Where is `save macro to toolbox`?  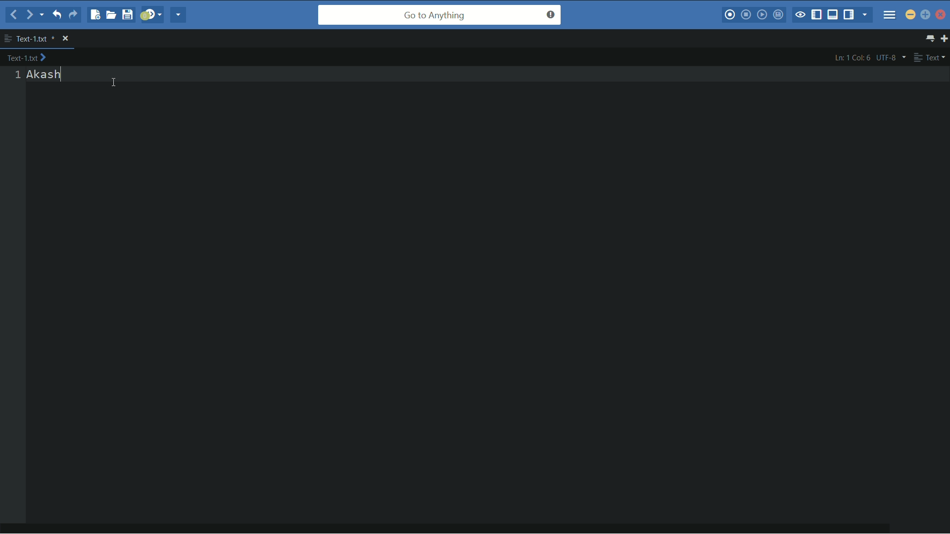
save macro to toolbox is located at coordinates (778, 13).